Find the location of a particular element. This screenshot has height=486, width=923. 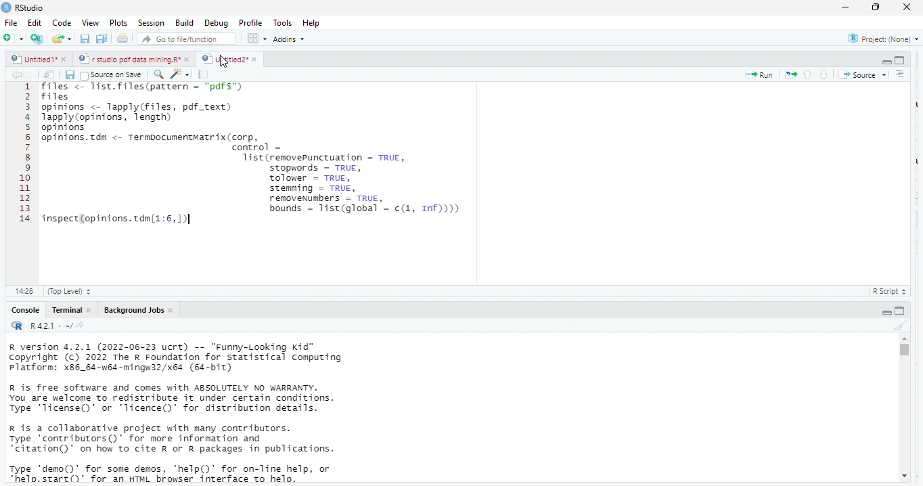

background jobs is located at coordinates (131, 310).